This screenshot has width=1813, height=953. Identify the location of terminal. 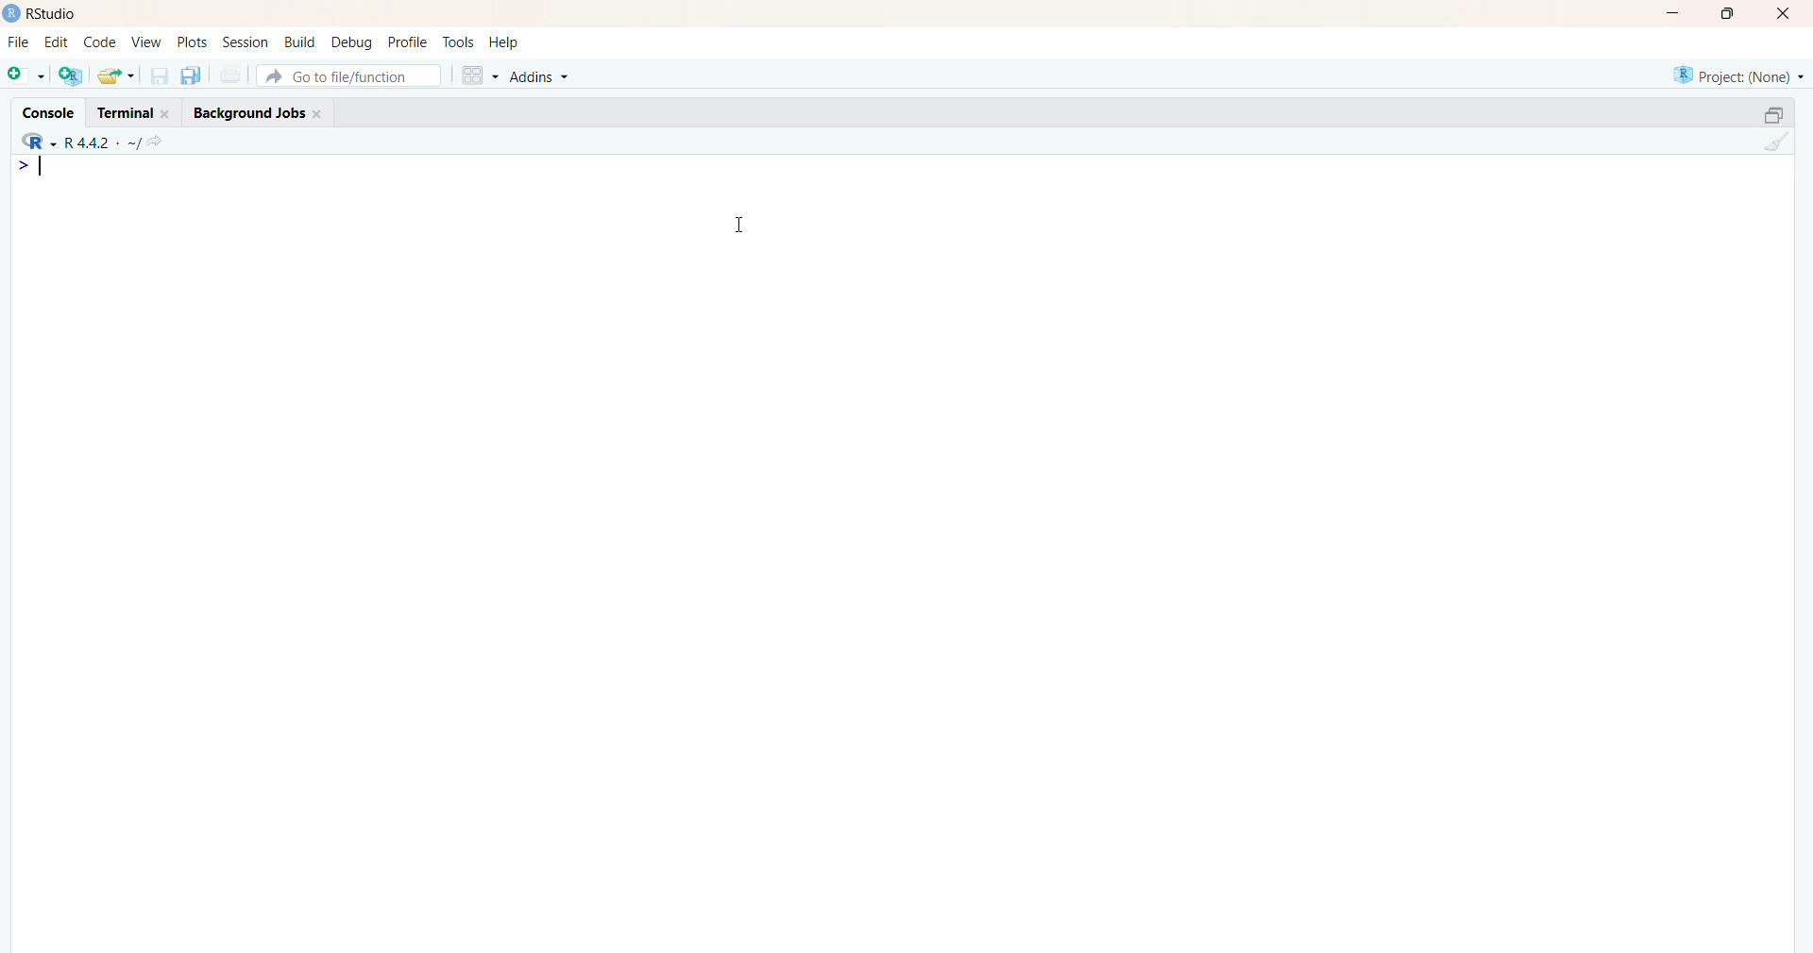
(133, 111).